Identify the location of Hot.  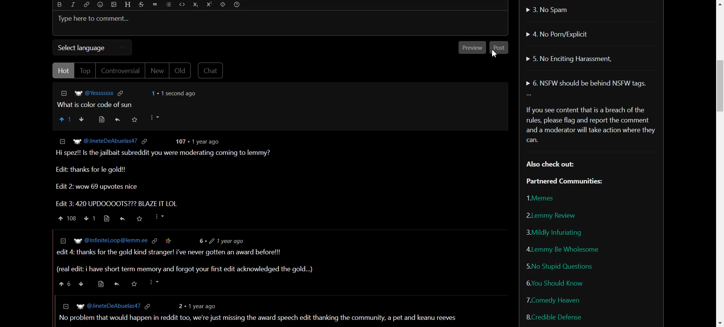
(62, 70).